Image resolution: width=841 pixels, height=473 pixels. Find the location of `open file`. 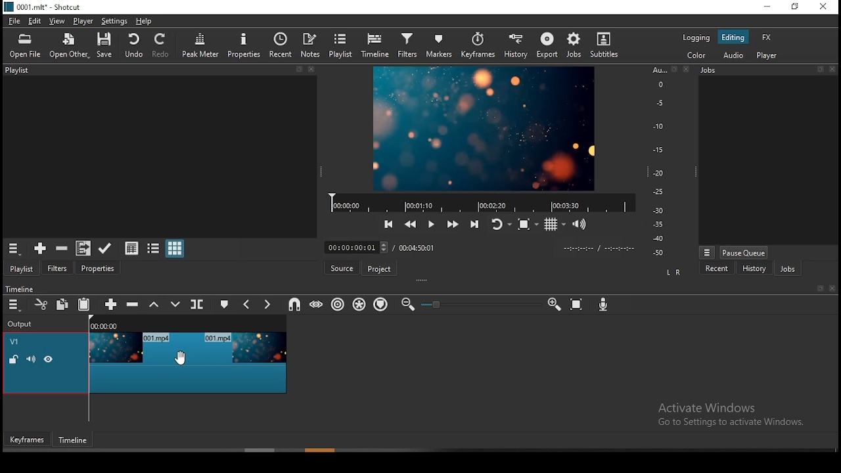

open file is located at coordinates (26, 46).